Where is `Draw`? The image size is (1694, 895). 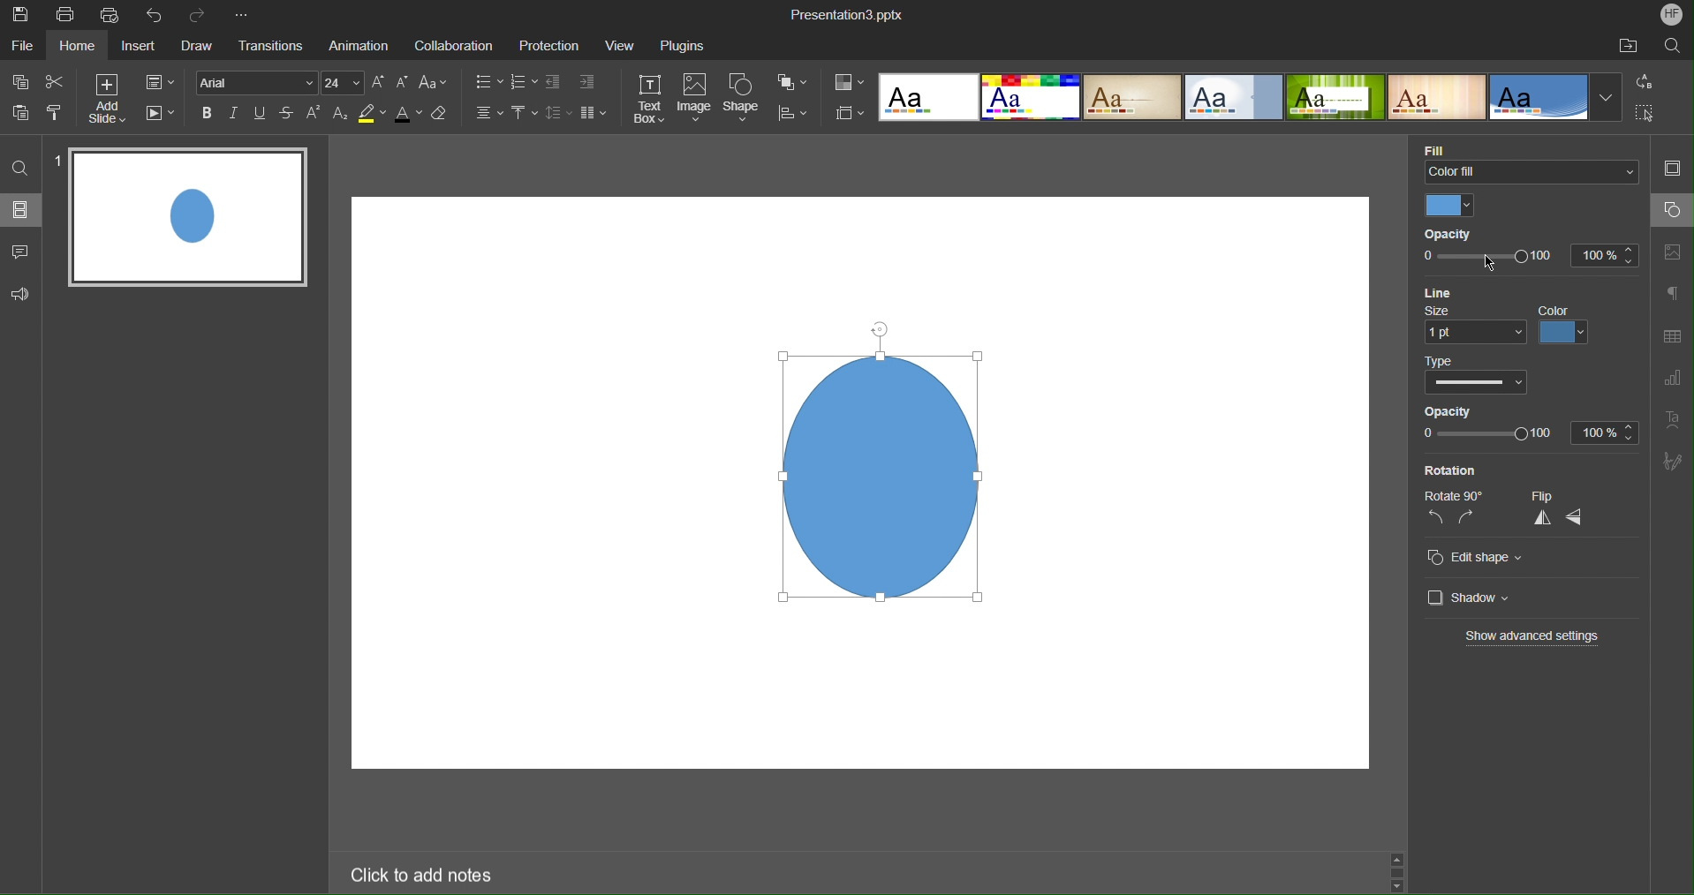
Draw is located at coordinates (199, 48).